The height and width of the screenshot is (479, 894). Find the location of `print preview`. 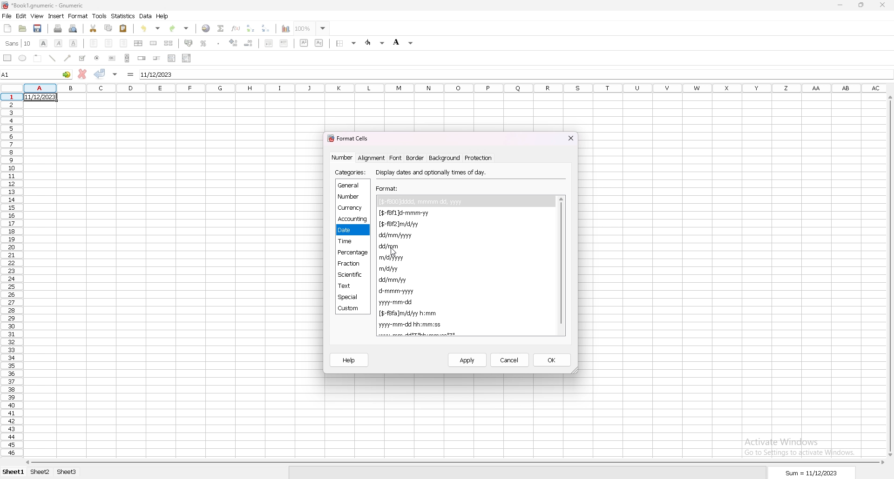

print preview is located at coordinates (74, 29).